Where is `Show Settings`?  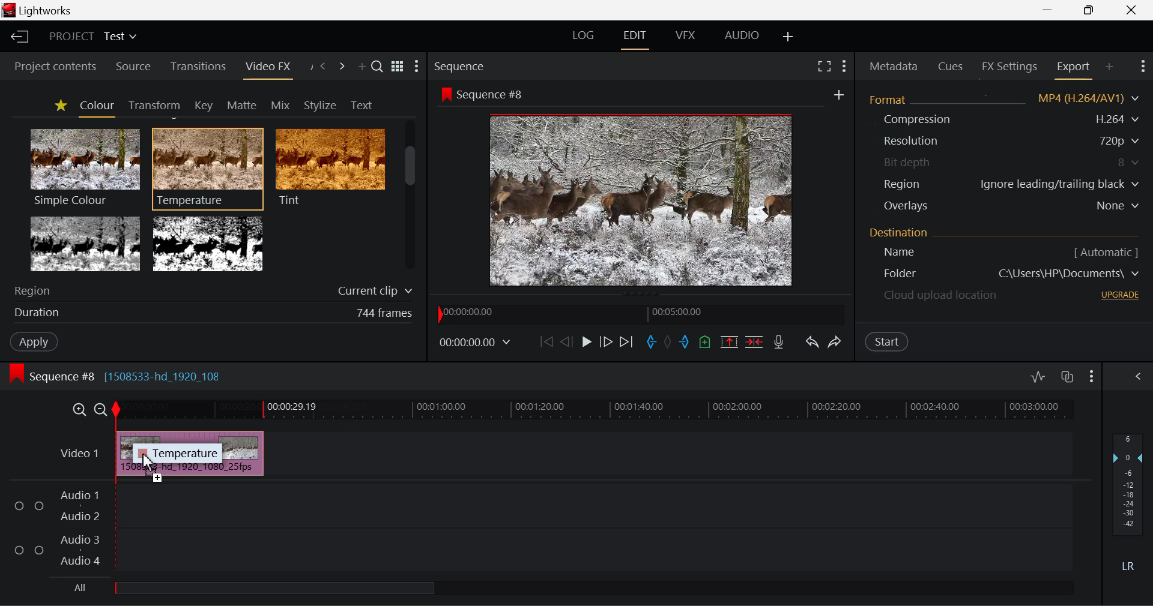 Show Settings is located at coordinates (1143, 68).